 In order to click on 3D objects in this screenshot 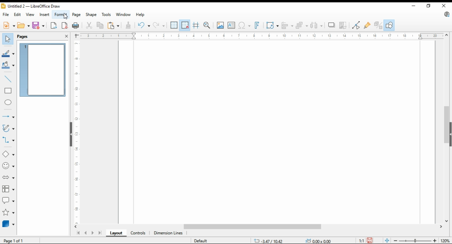, I will do `click(9, 224)`.